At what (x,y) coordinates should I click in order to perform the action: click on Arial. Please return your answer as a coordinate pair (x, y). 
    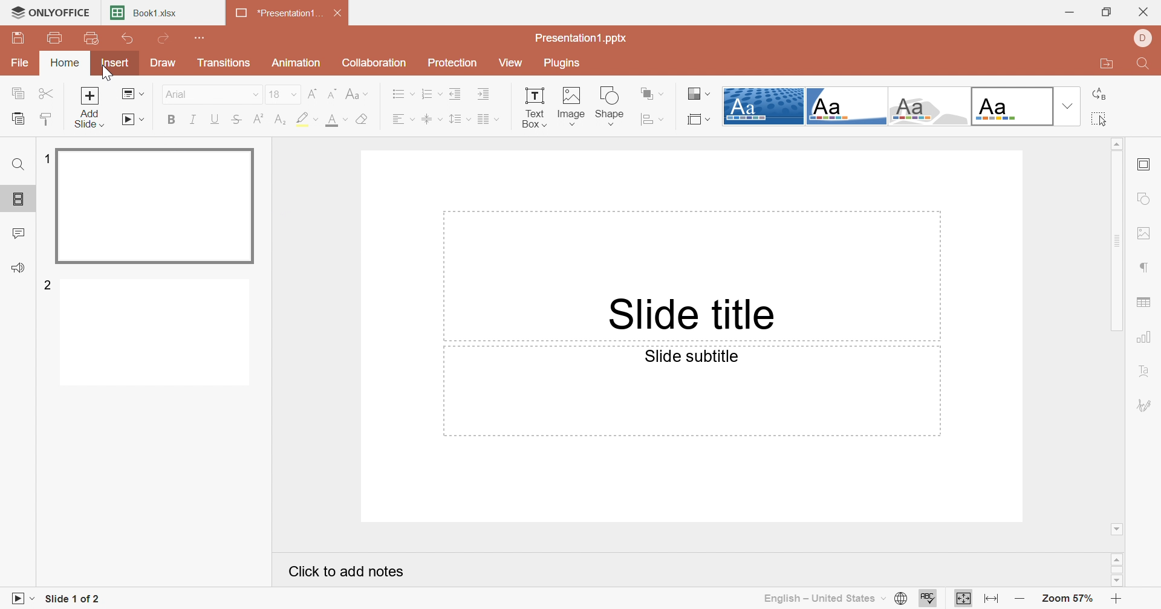
    Looking at the image, I should click on (177, 94).